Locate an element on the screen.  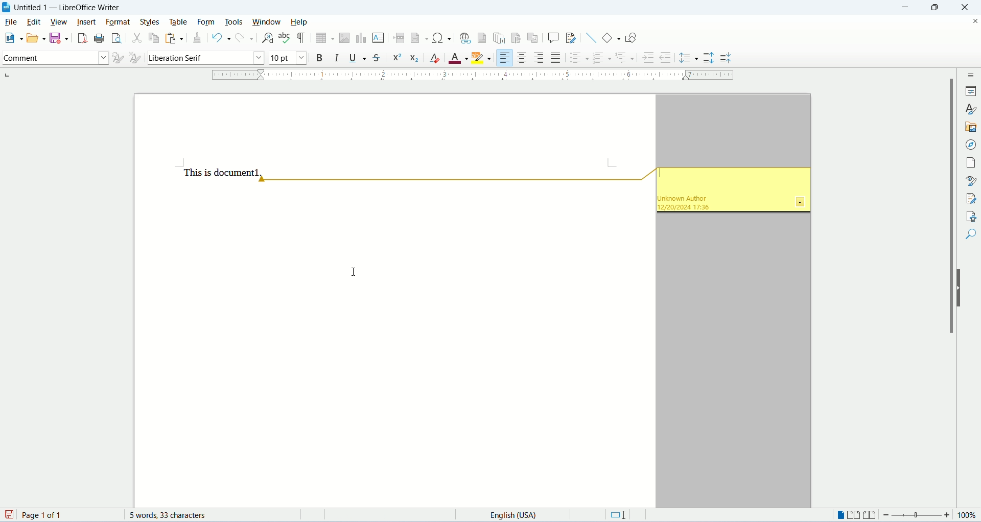
clone formatting is located at coordinates (199, 39).